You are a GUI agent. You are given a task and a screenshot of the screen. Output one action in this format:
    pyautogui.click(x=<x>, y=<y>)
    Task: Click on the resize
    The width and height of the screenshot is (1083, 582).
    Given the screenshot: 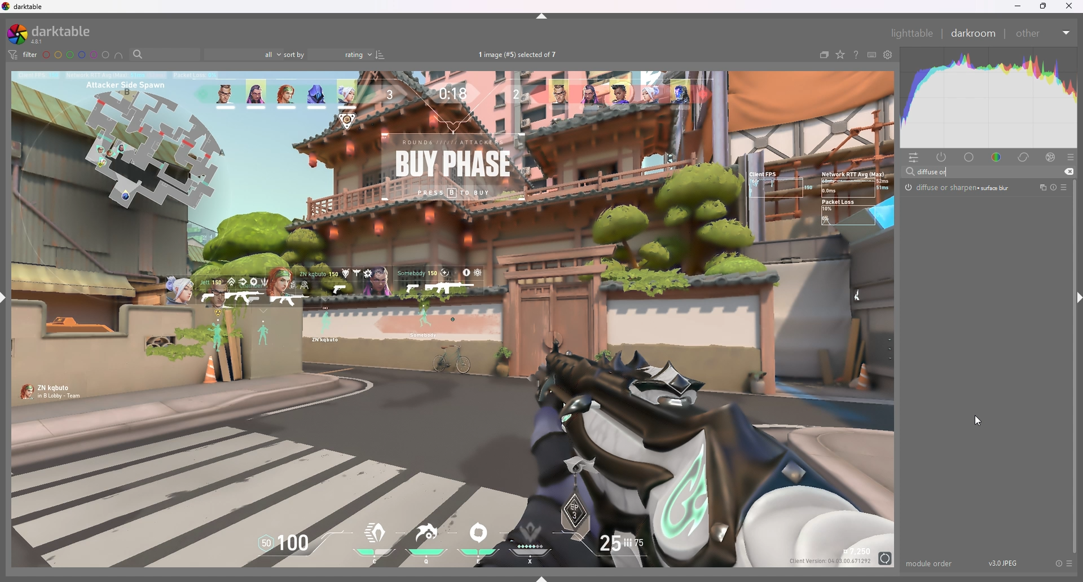 What is the action you would take?
    pyautogui.click(x=1044, y=6)
    